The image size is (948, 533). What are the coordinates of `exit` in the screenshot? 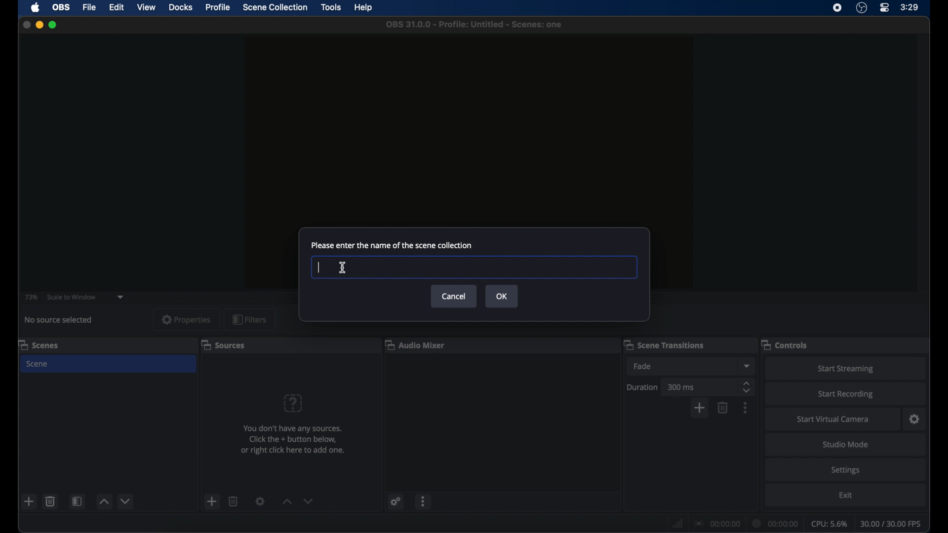 It's located at (847, 495).